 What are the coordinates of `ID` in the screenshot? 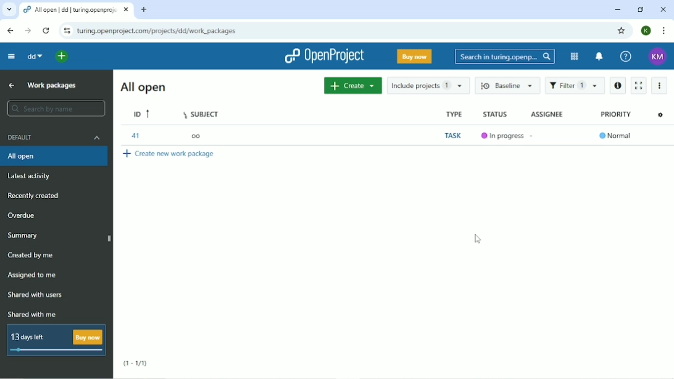 It's located at (142, 114).